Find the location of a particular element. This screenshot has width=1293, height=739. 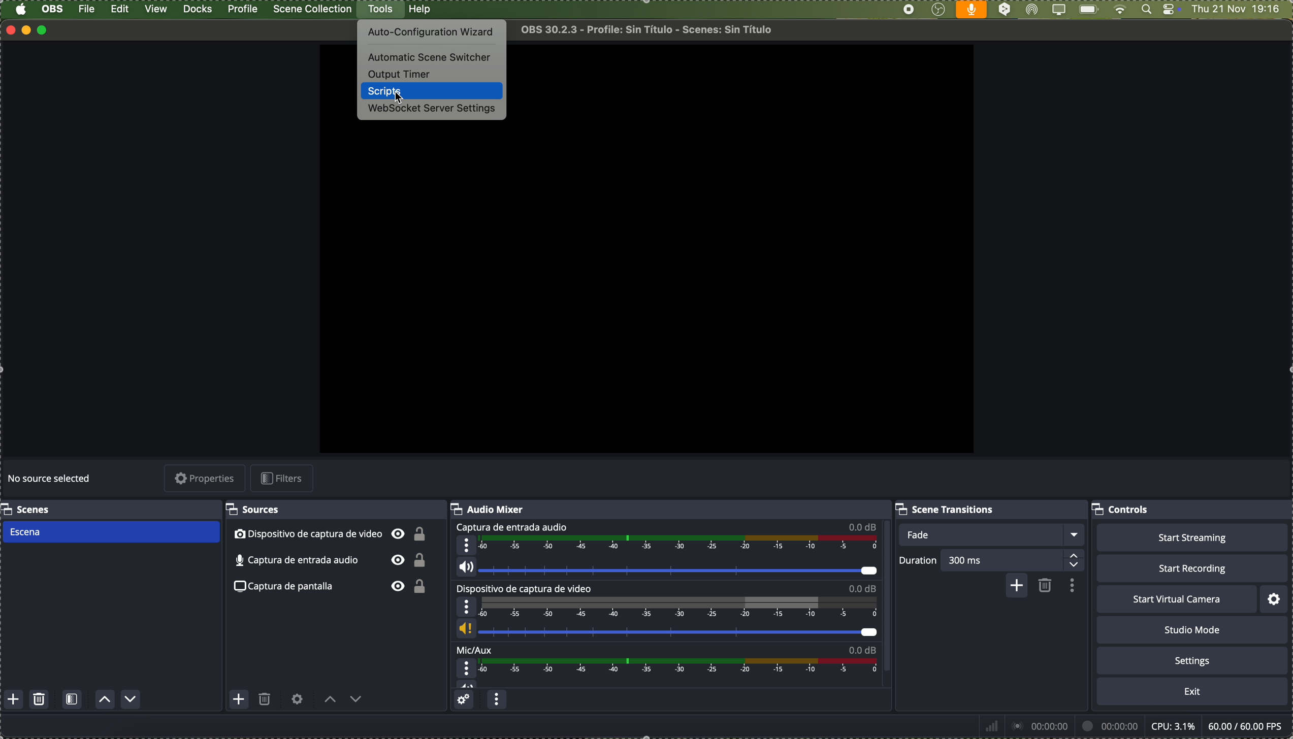

settings is located at coordinates (1275, 599).